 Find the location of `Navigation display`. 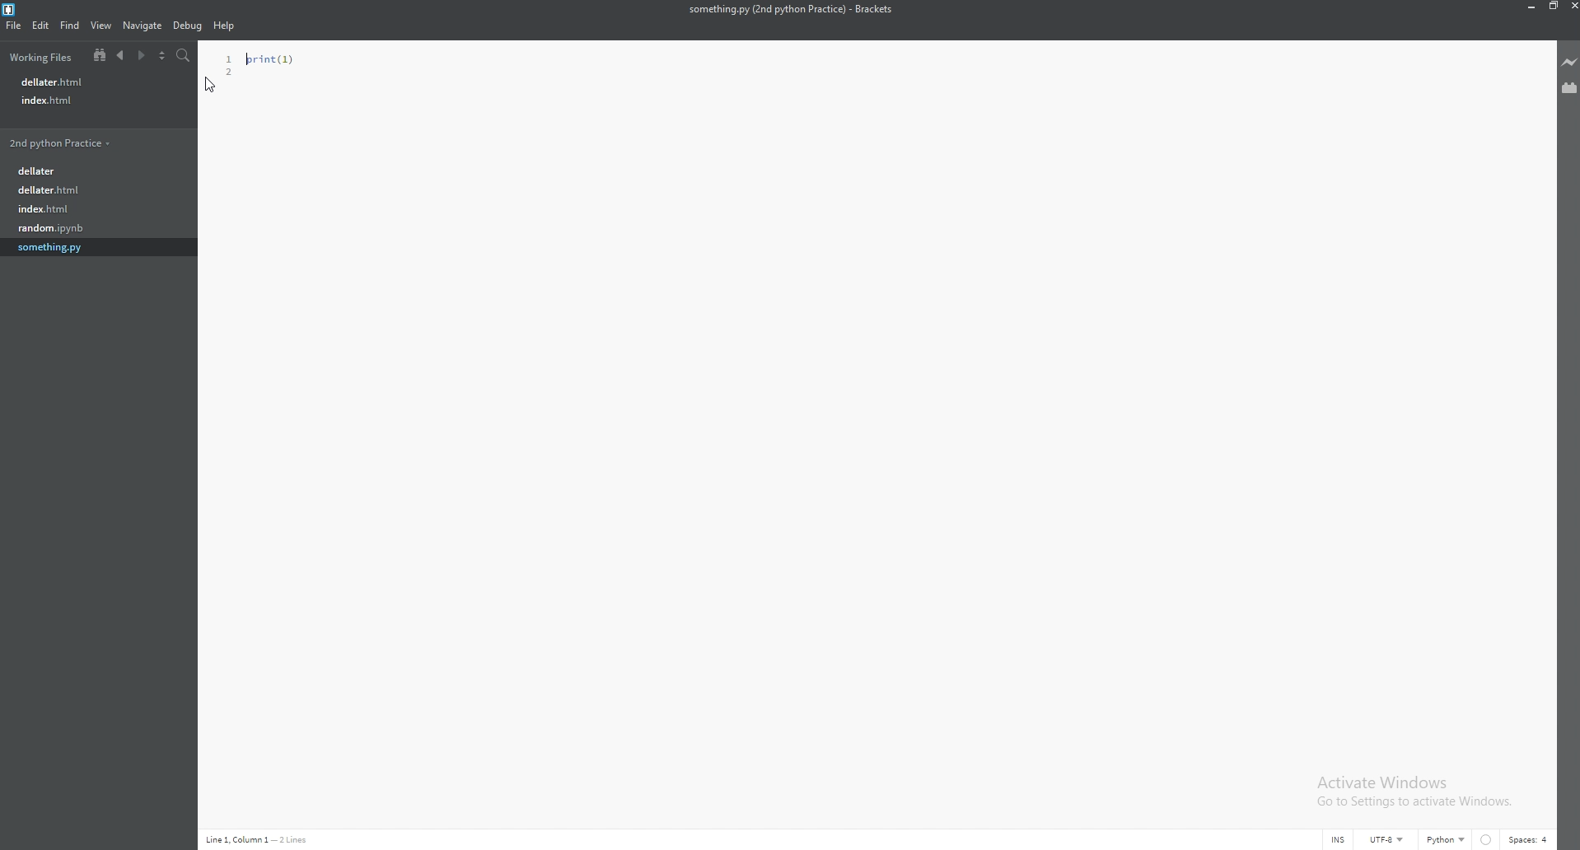

Navigation display is located at coordinates (262, 839).